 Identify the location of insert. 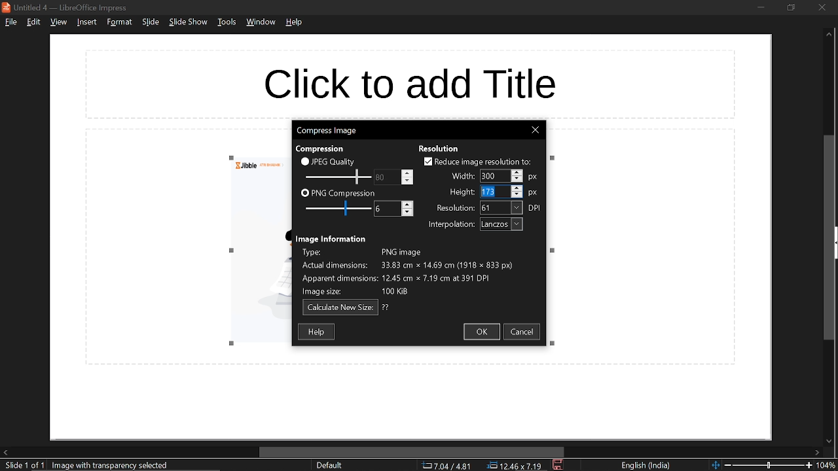
(88, 22).